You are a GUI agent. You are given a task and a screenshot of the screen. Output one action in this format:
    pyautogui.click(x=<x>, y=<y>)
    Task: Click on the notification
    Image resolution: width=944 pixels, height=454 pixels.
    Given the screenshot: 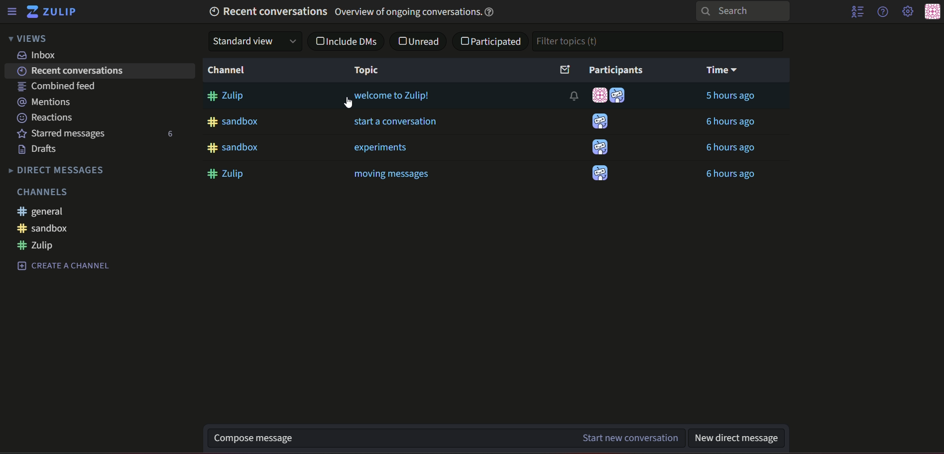 What is the action you would take?
    pyautogui.click(x=571, y=97)
    